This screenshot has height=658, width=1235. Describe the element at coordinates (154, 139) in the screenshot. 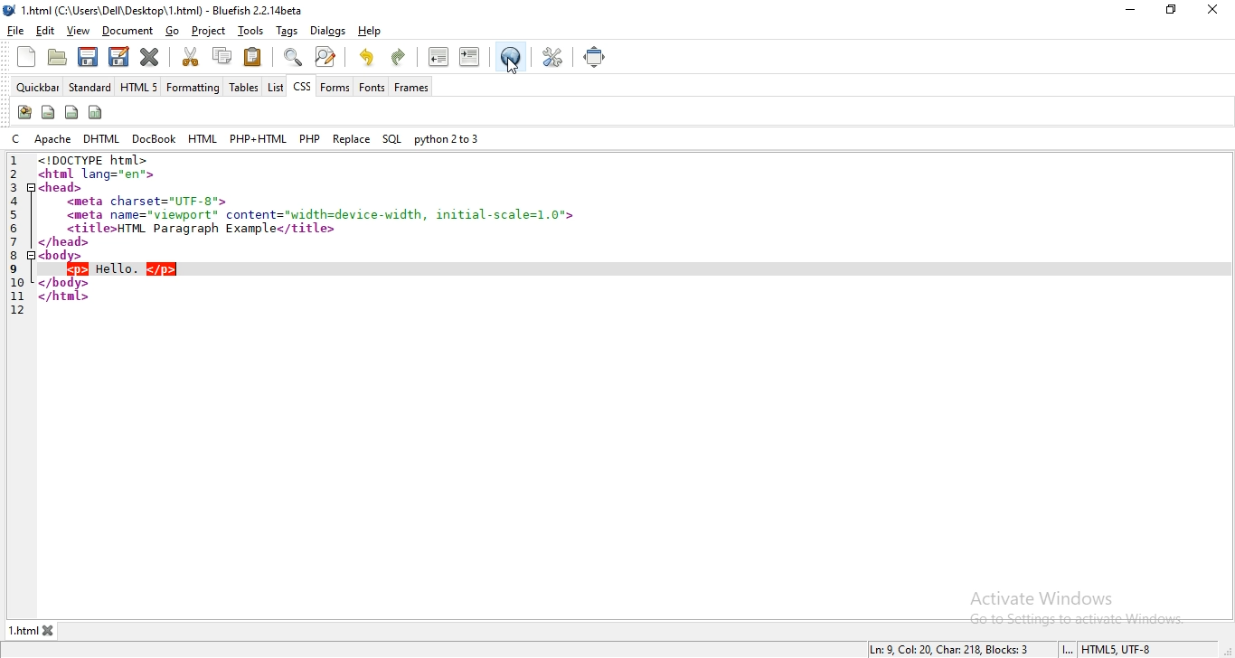

I see `docbook` at that location.